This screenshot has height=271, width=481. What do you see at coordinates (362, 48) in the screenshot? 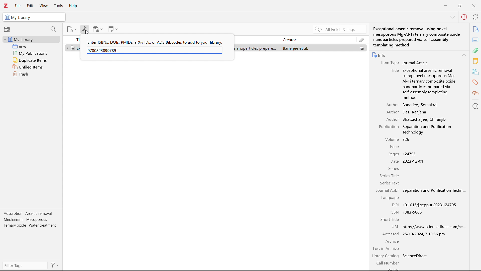
I see `file available` at bounding box center [362, 48].